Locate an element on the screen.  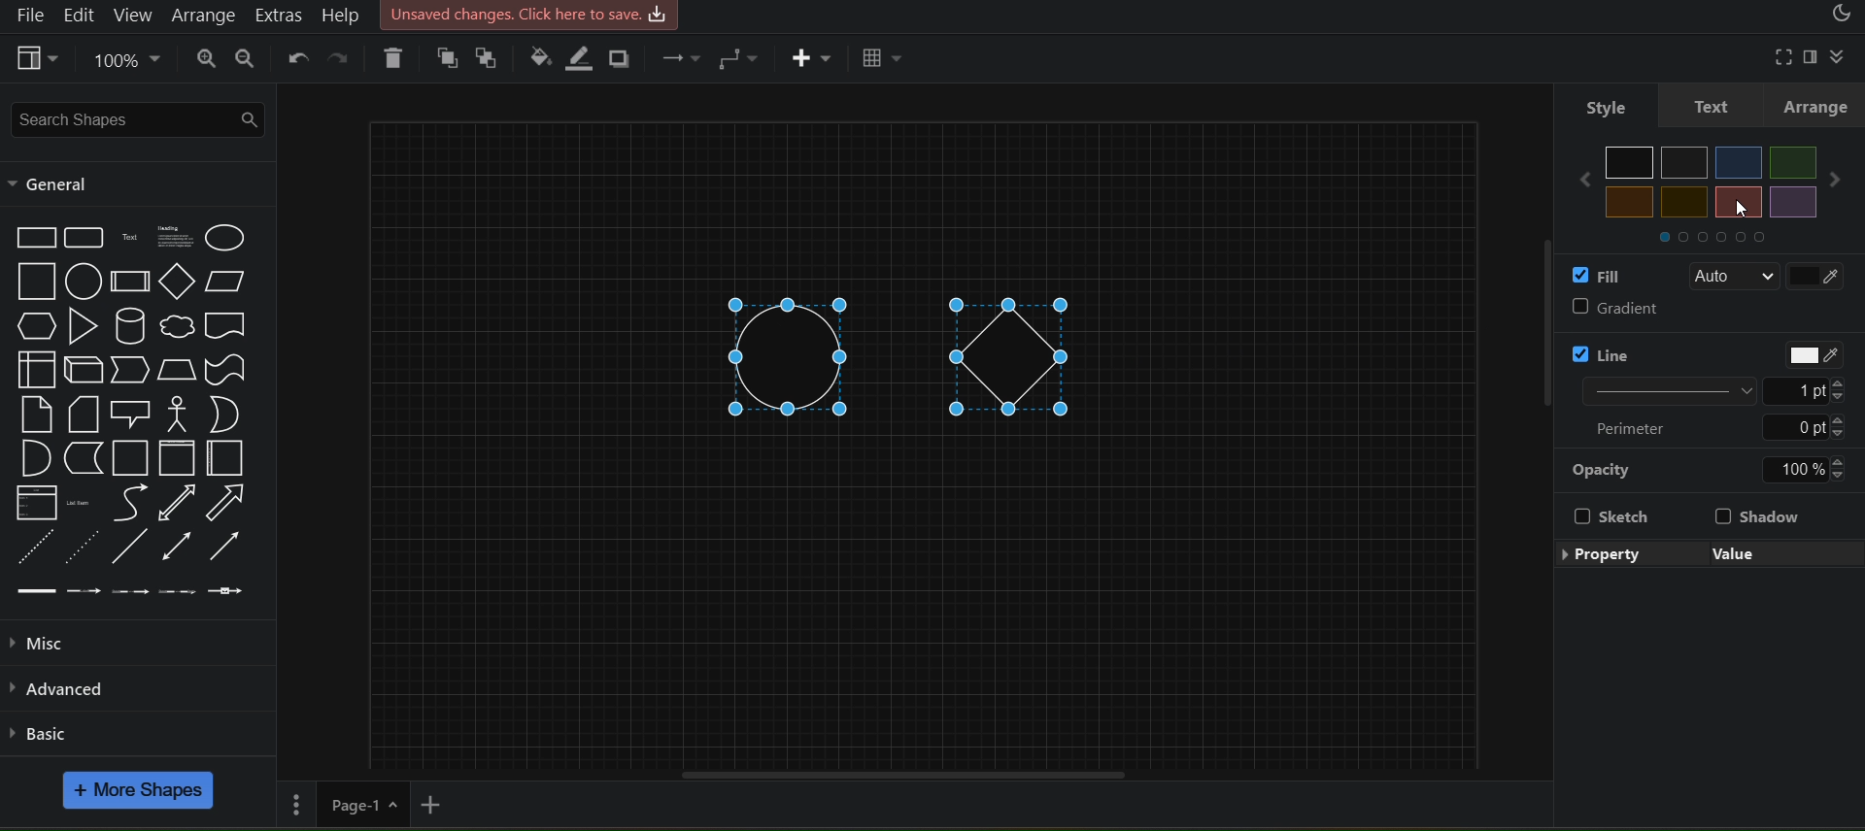
undo is located at coordinates (297, 57).